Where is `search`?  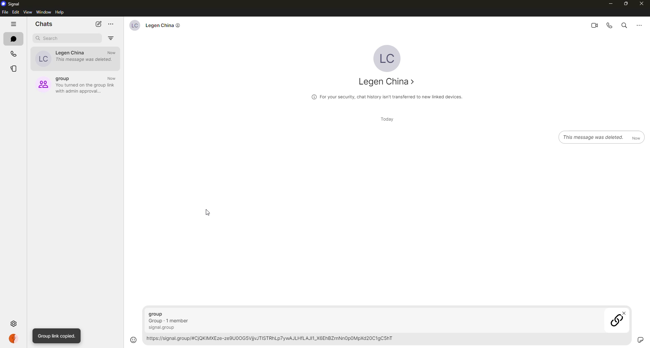
search is located at coordinates (50, 38).